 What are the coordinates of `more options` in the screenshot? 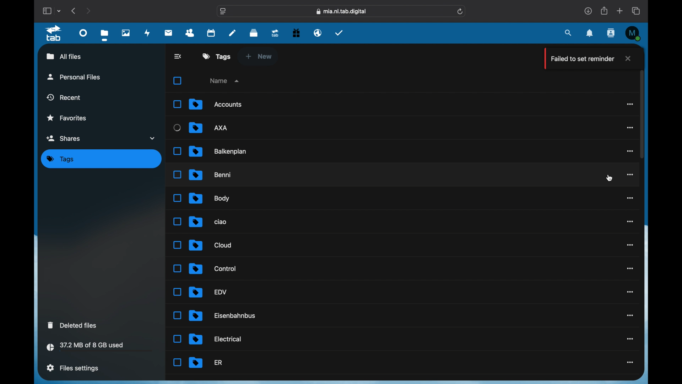 It's located at (630, 363).